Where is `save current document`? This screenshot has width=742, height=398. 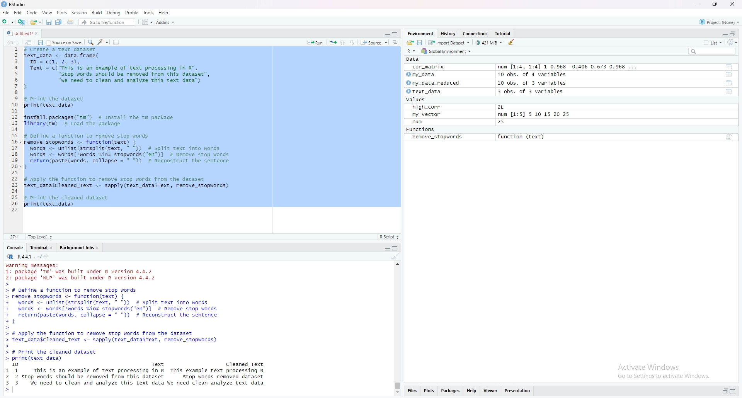 save current document is located at coordinates (48, 23).